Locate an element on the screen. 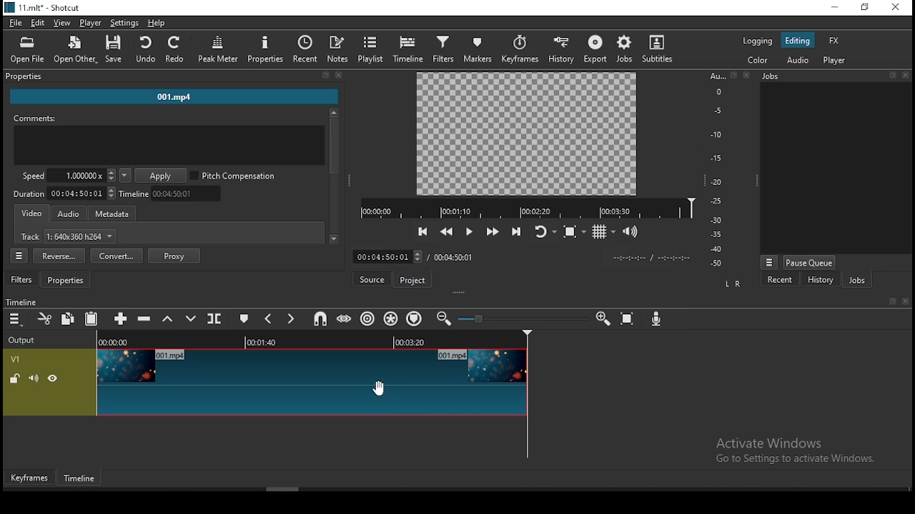 This screenshot has height=514, width=915. restore is located at coordinates (864, 8).